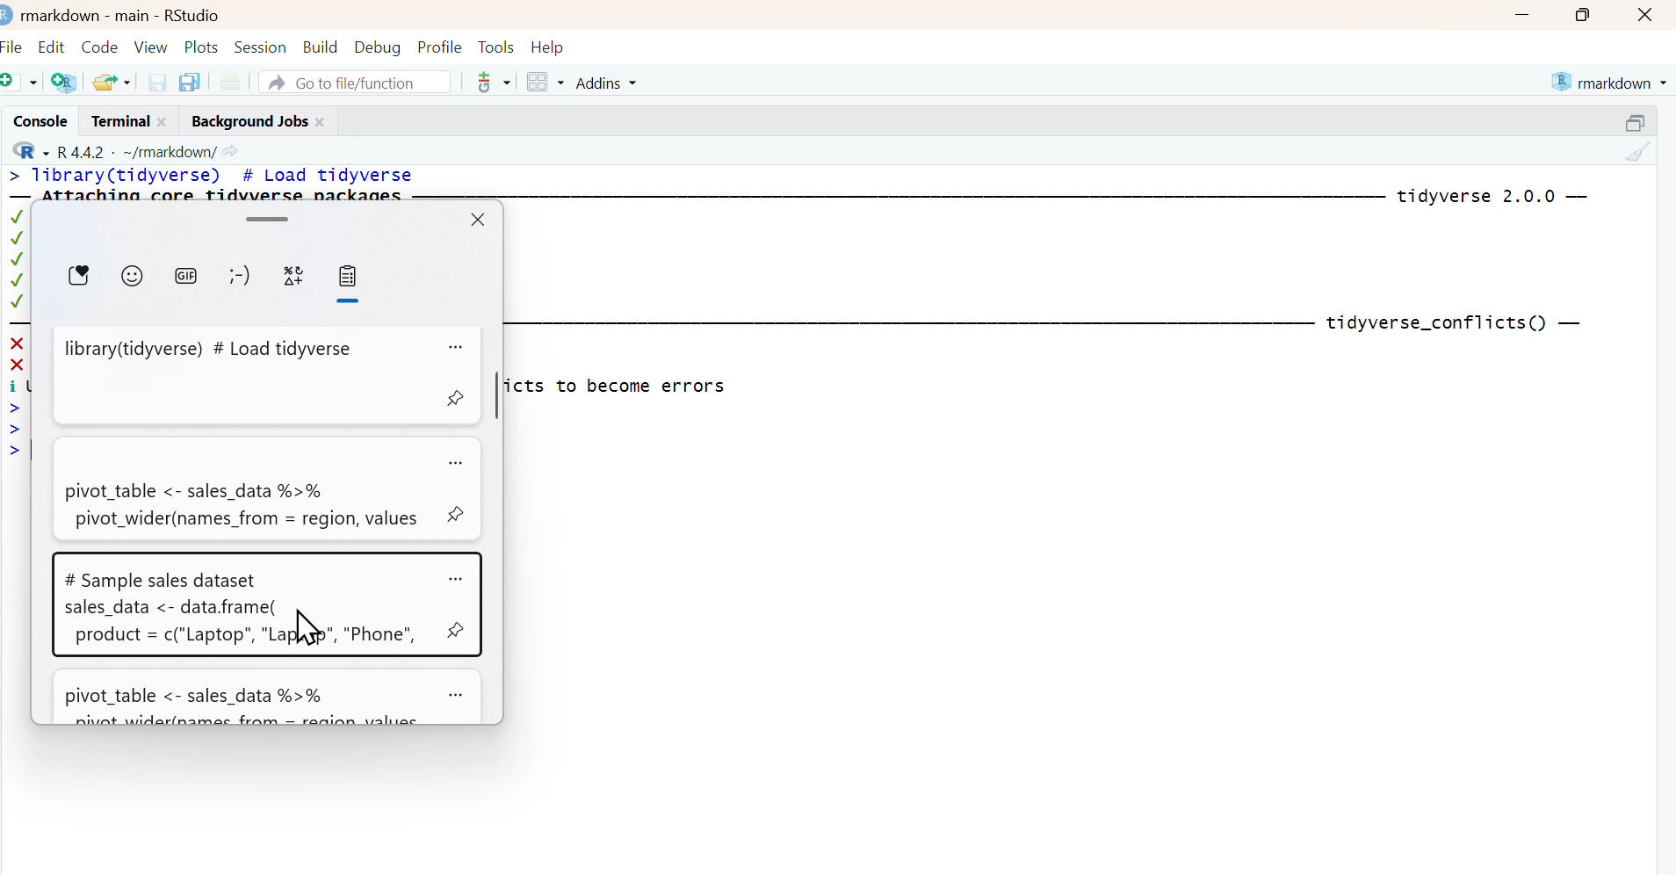  What do you see at coordinates (321, 43) in the screenshot?
I see `Build` at bounding box center [321, 43].